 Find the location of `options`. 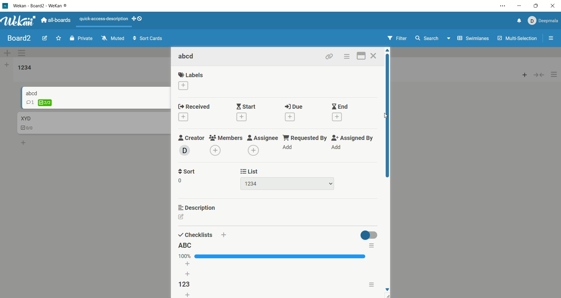

options is located at coordinates (371, 246).